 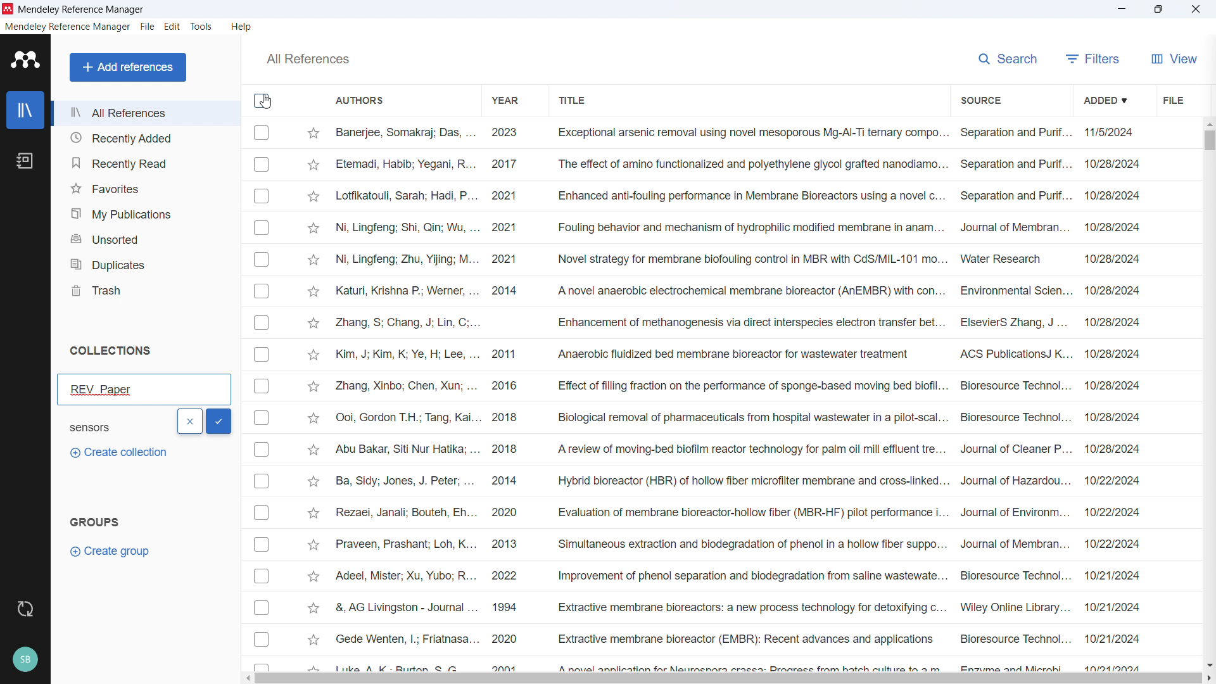 What do you see at coordinates (314, 134) in the screenshot?
I see `Star mark respective publication` at bounding box center [314, 134].